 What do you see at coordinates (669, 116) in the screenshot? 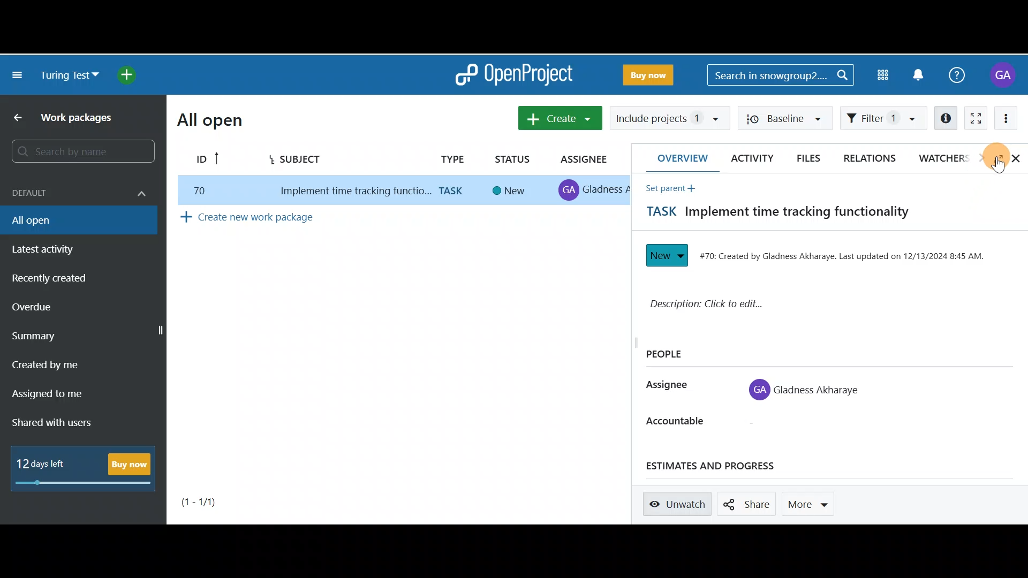
I see `Include projects` at bounding box center [669, 116].